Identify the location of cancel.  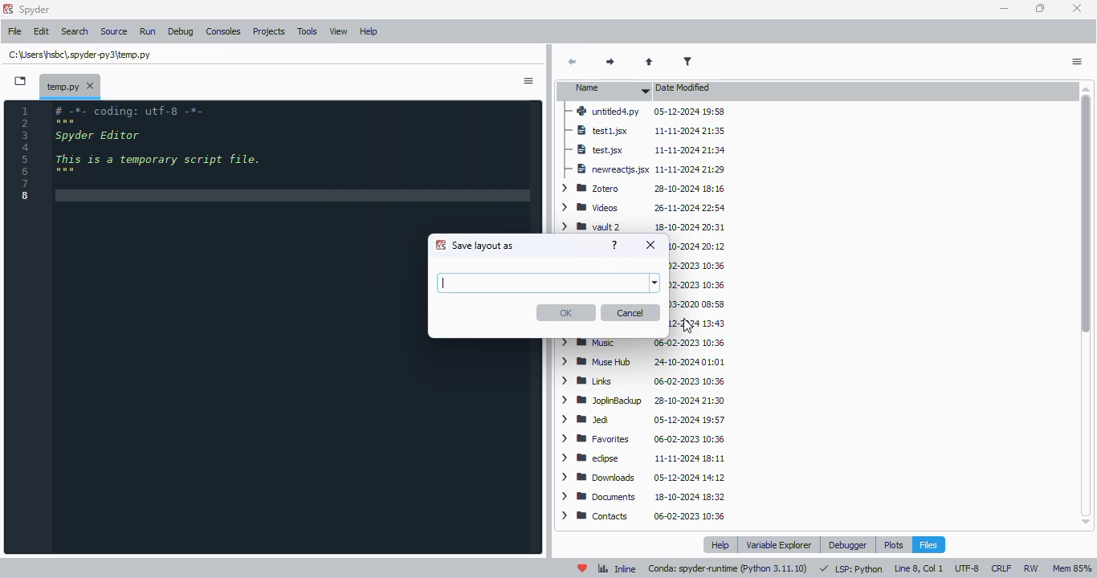
(630, 312).